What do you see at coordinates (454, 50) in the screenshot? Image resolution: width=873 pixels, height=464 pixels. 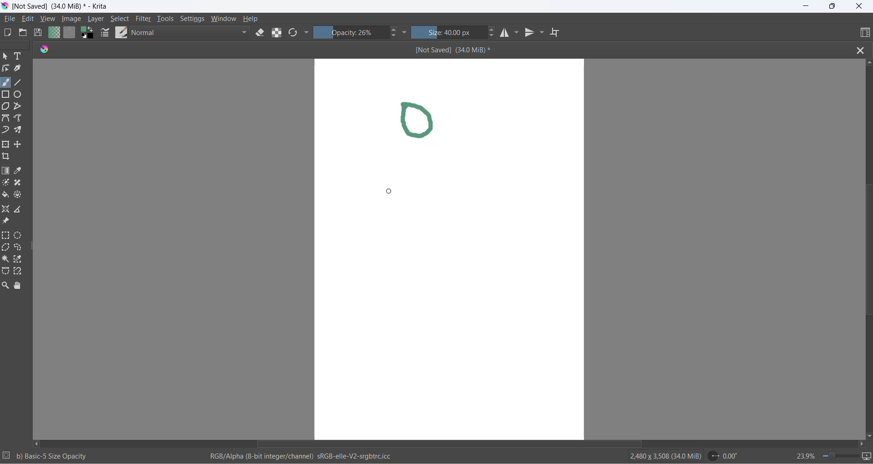 I see `[Not Saved] (340 MiB)*` at bounding box center [454, 50].